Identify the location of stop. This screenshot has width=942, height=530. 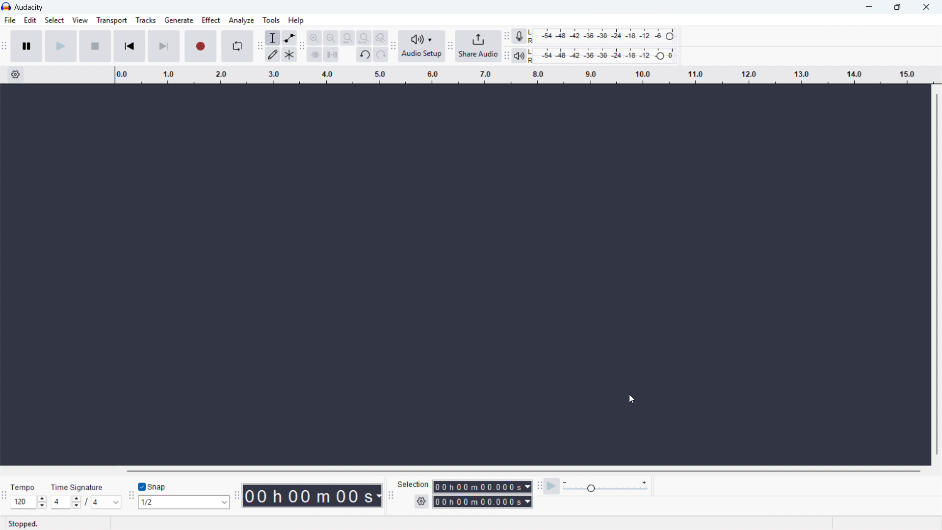
(96, 46).